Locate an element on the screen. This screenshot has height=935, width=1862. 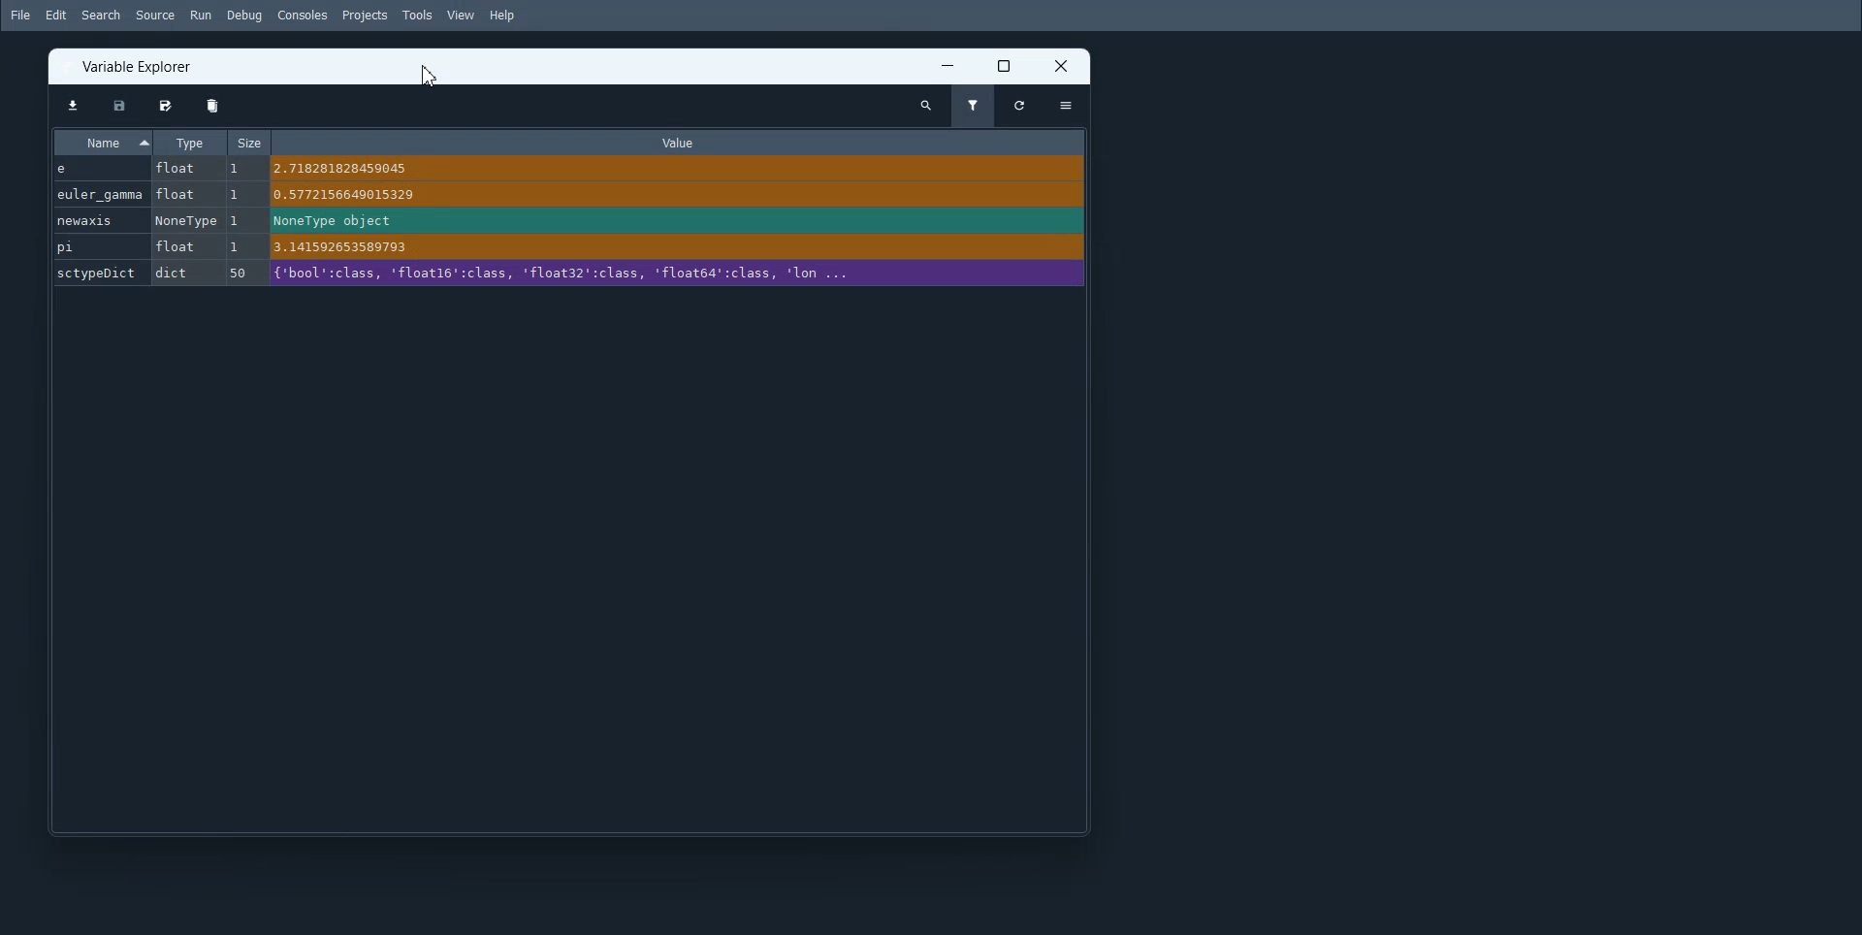
pi is located at coordinates (98, 246).